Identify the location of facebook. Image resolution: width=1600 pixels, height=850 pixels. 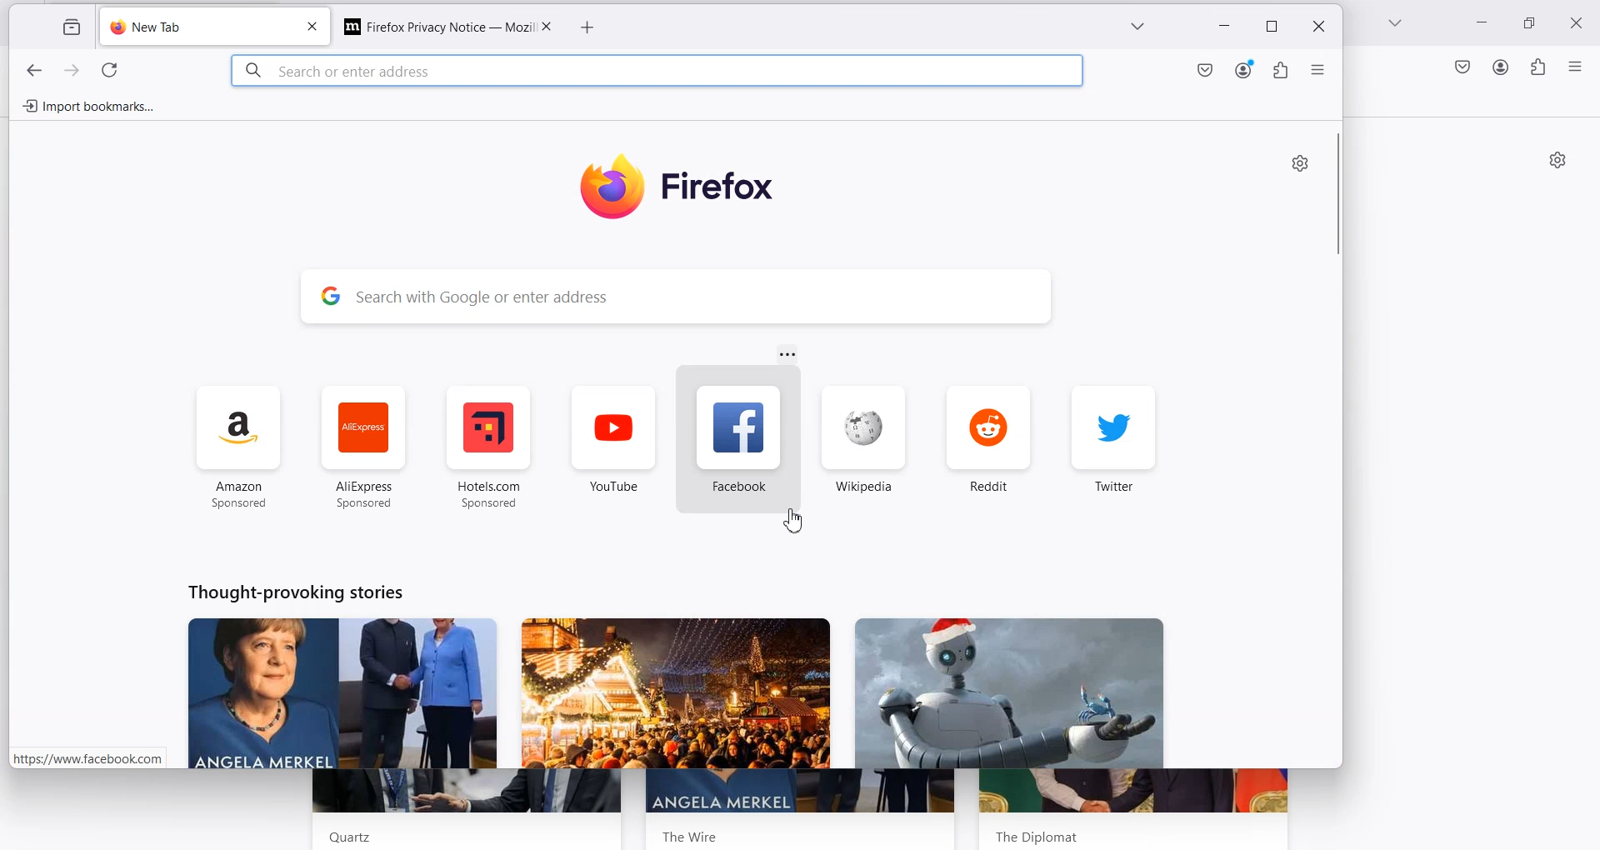
(742, 439).